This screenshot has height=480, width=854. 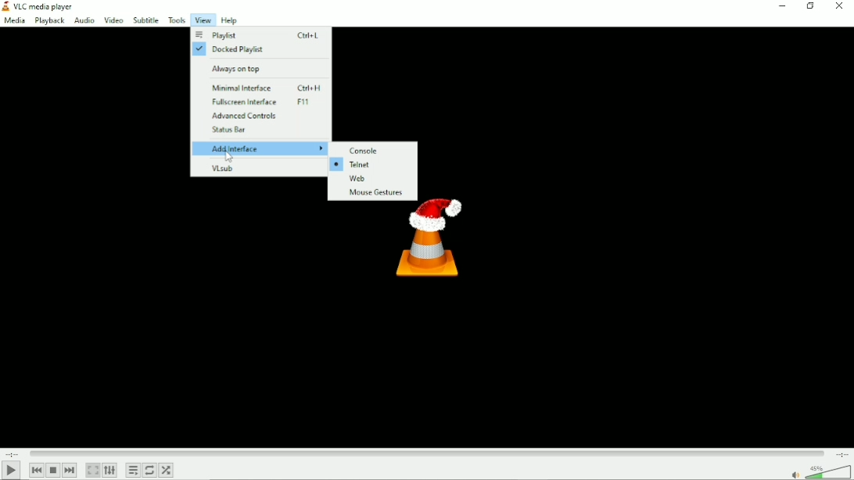 I want to click on cursor, so click(x=231, y=156).